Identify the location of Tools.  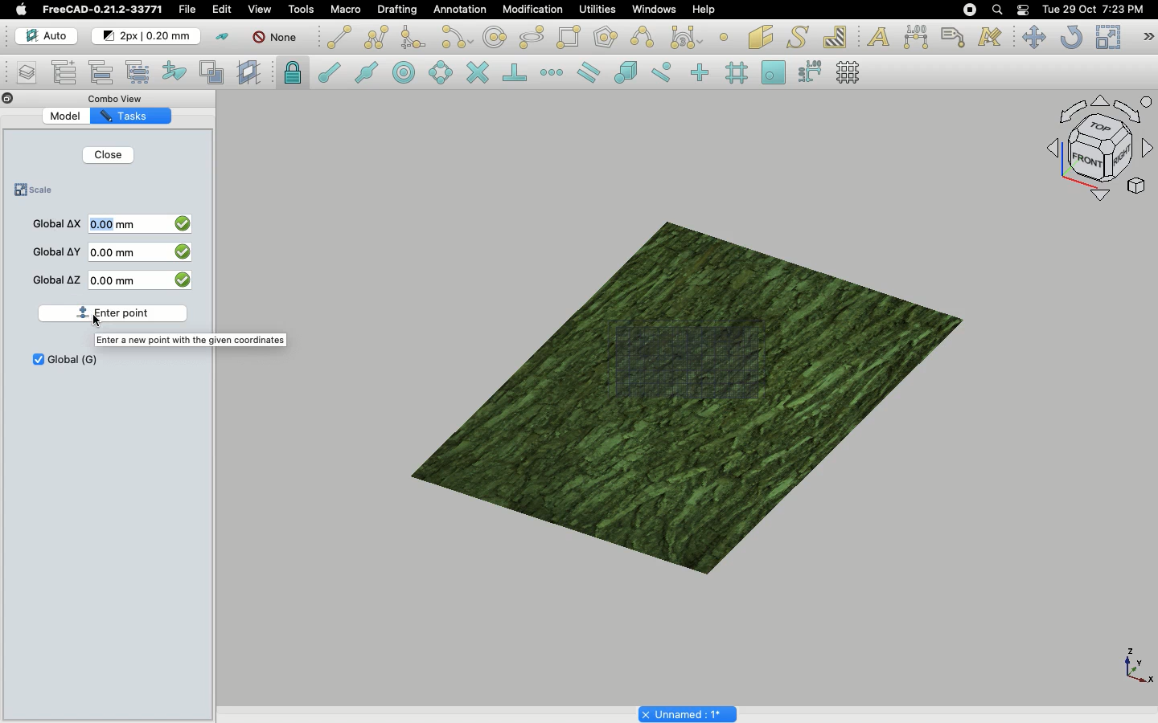
(303, 10).